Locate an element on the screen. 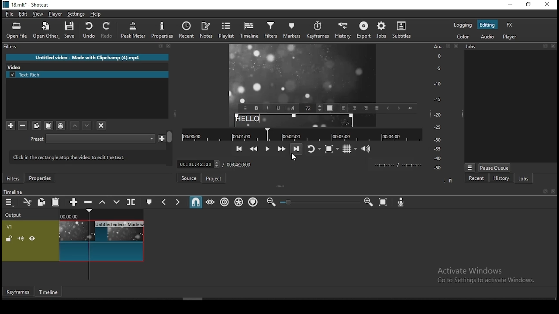 Image resolution: width=559 pixels, height=314 pixels. Previous is located at coordinates (388, 108).